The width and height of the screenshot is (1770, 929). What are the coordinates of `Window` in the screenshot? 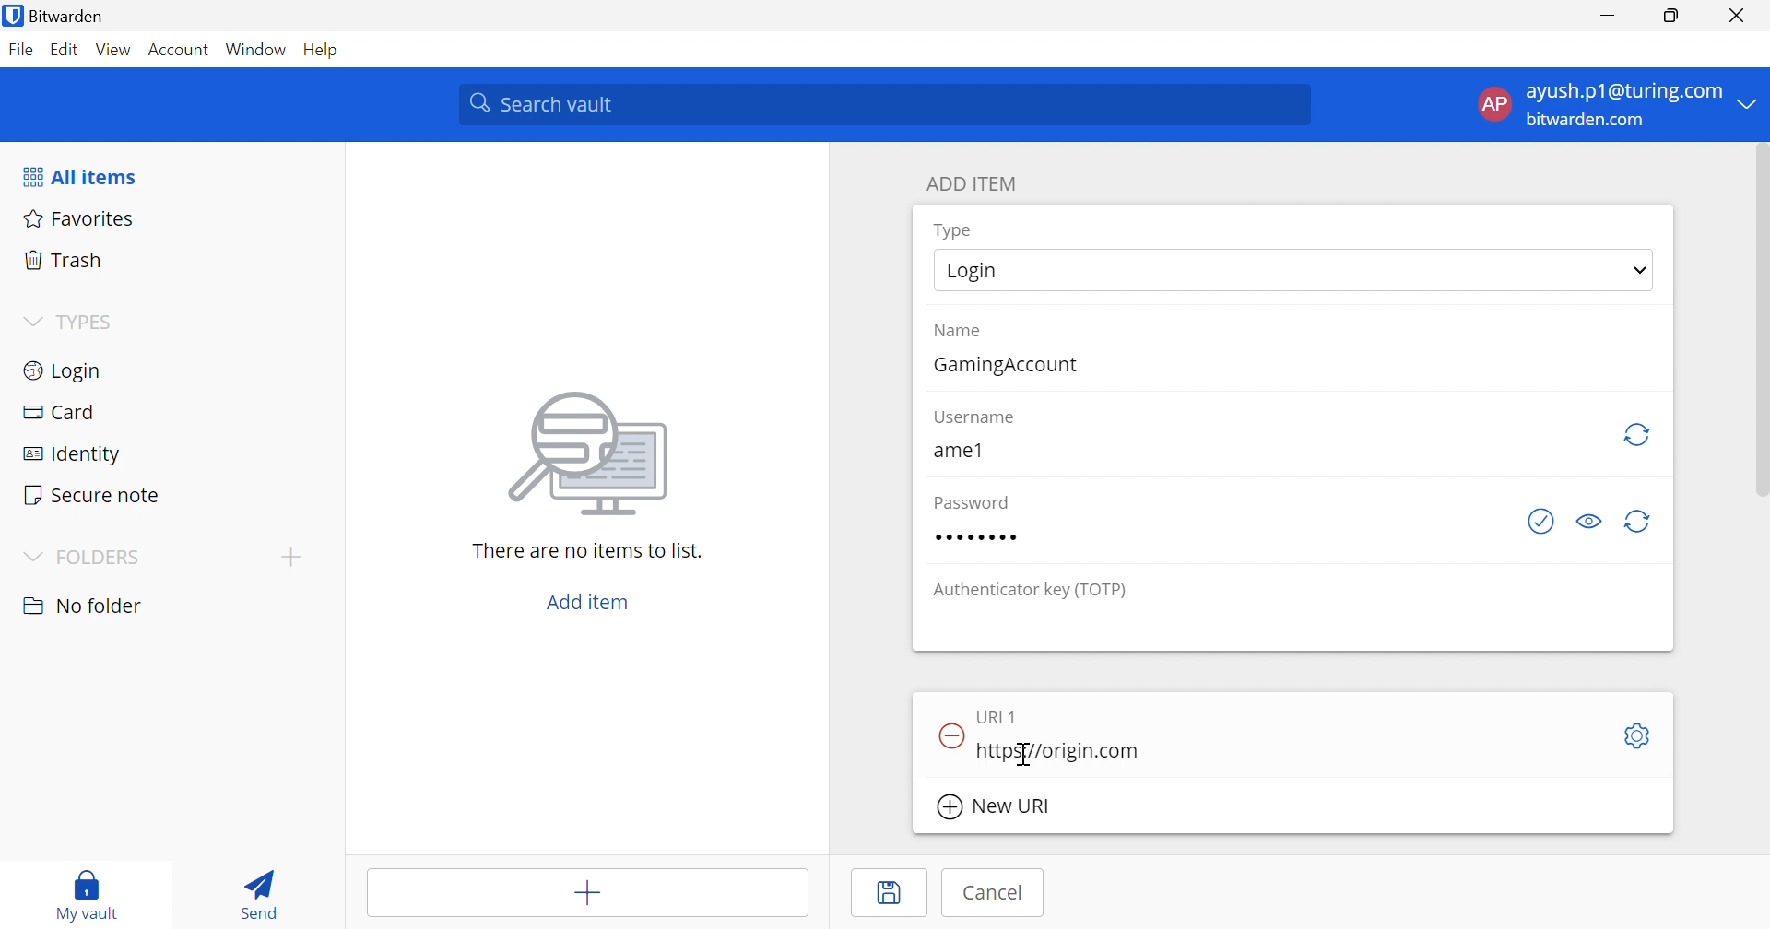 It's located at (255, 51).